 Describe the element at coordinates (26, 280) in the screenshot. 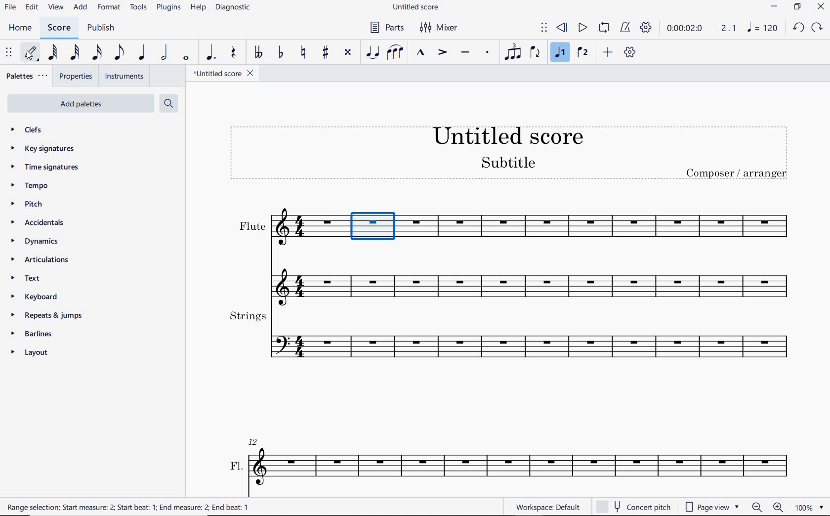

I see `text` at that location.